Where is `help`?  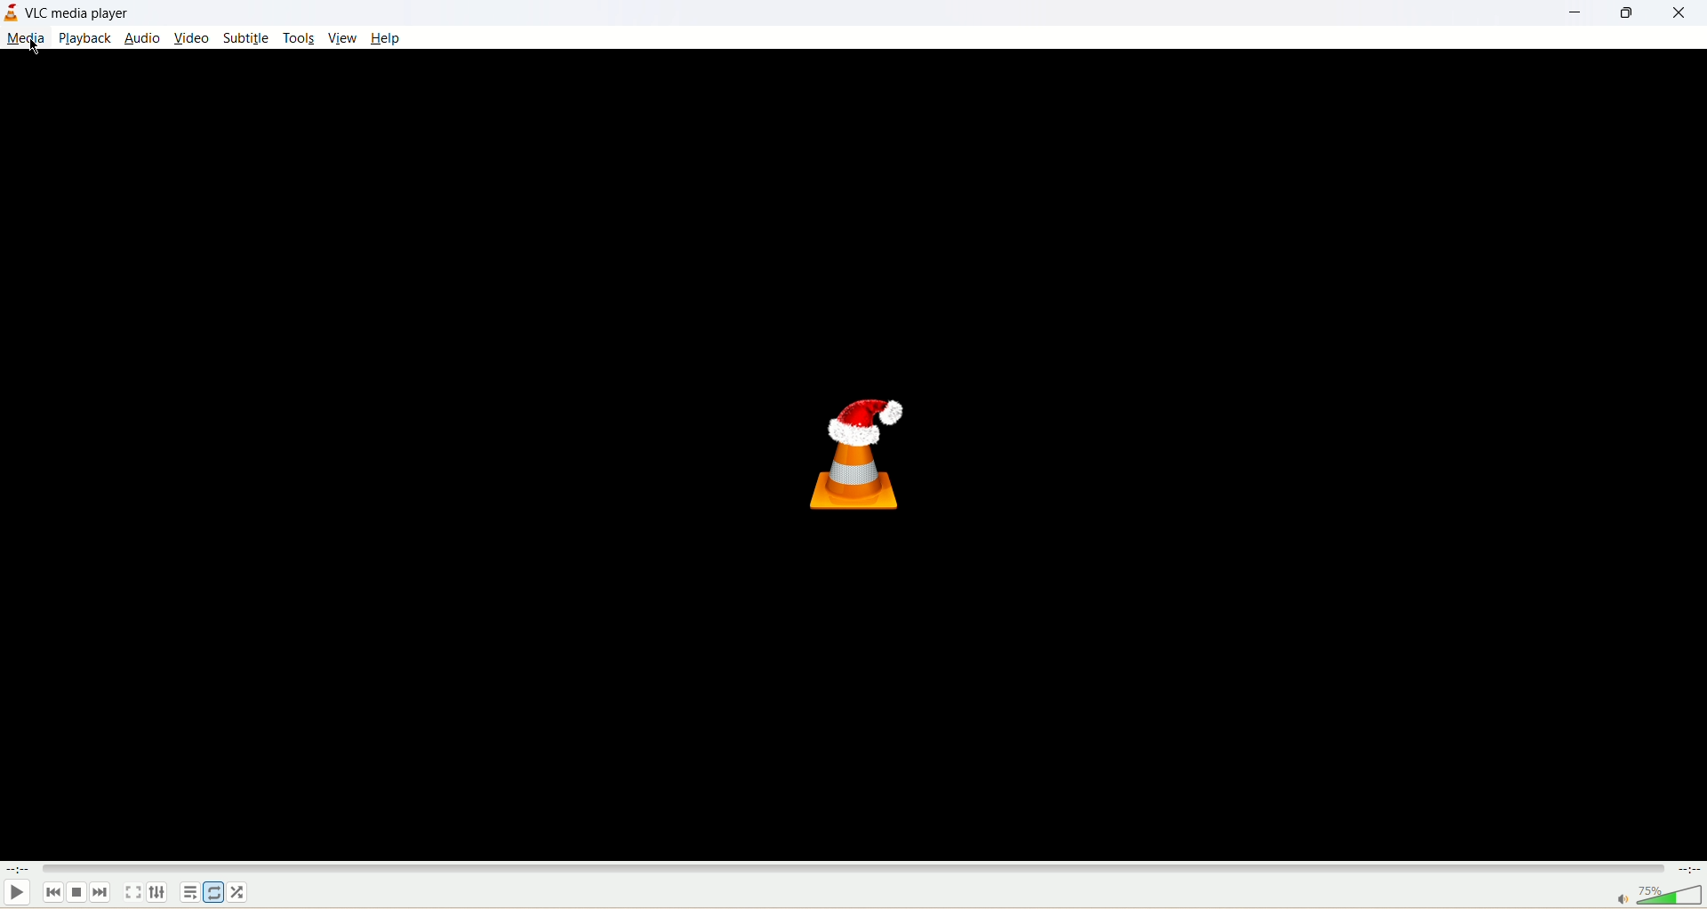
help is located at coordinates (387, 39).